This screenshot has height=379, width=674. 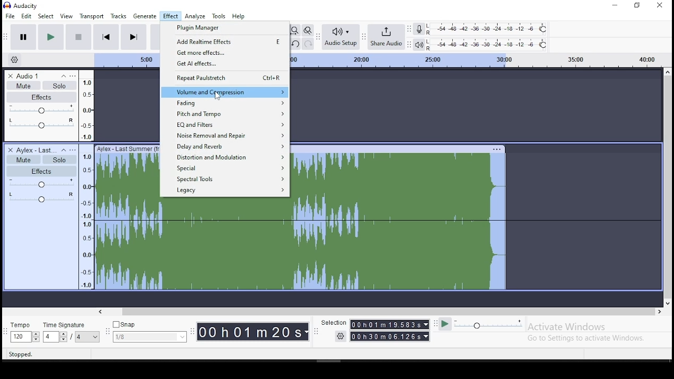 I want to click on legacy, so click(x=228, y=191).